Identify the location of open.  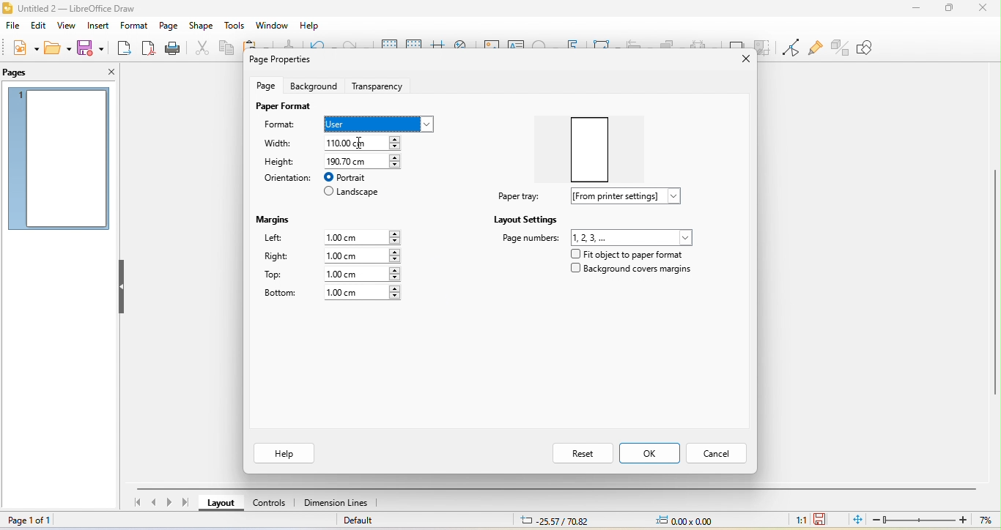
(56, 48).